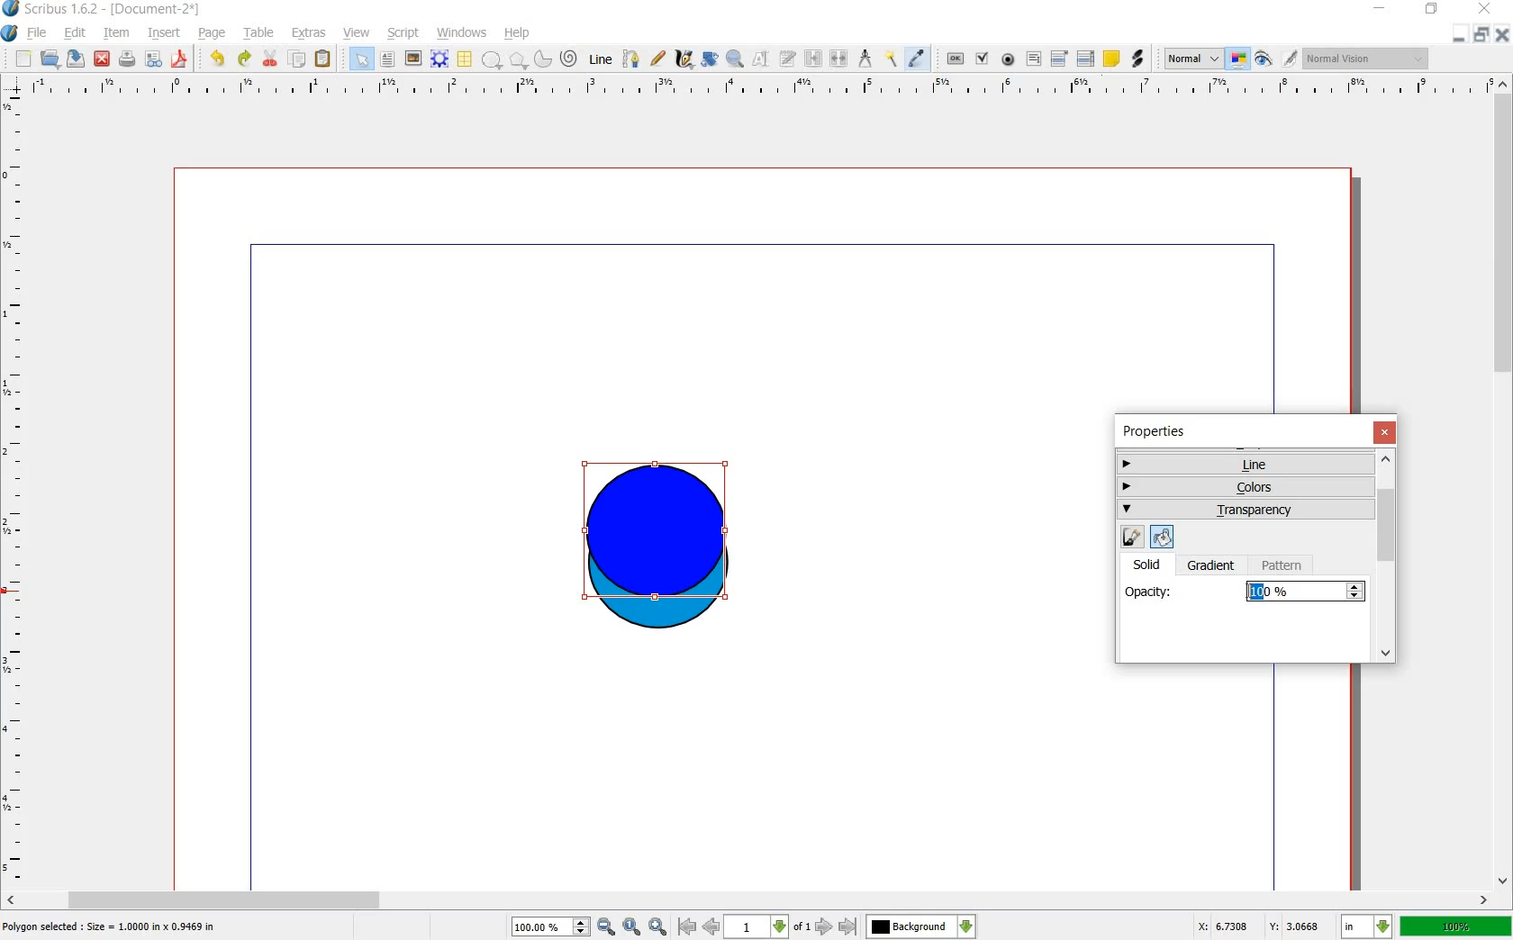  I want to click on 100%, so click(540, 926).